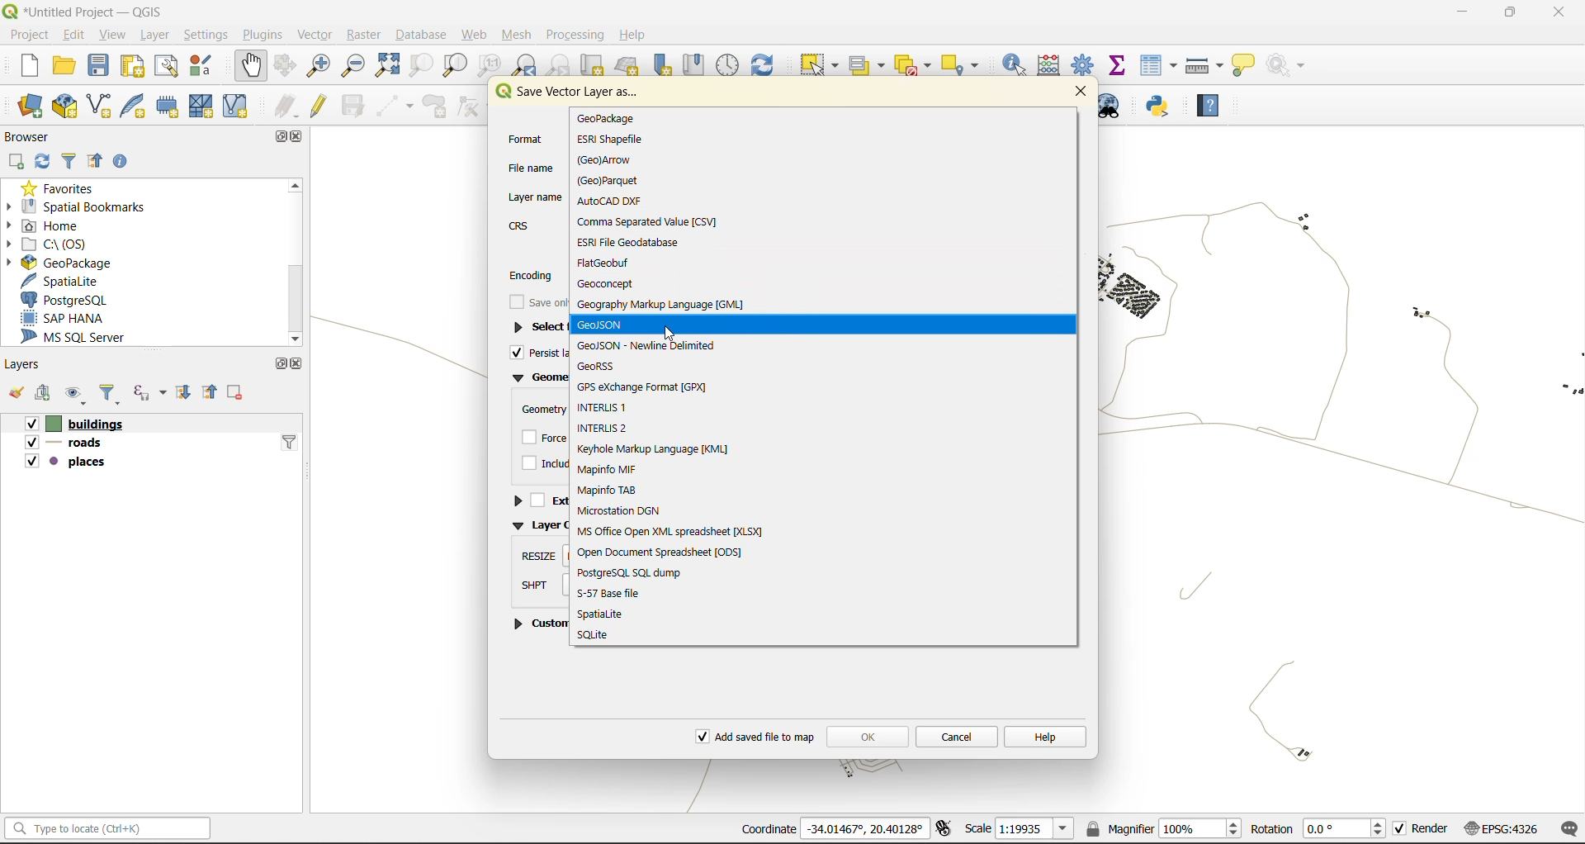  I want to click on File name, so click(533, 166).